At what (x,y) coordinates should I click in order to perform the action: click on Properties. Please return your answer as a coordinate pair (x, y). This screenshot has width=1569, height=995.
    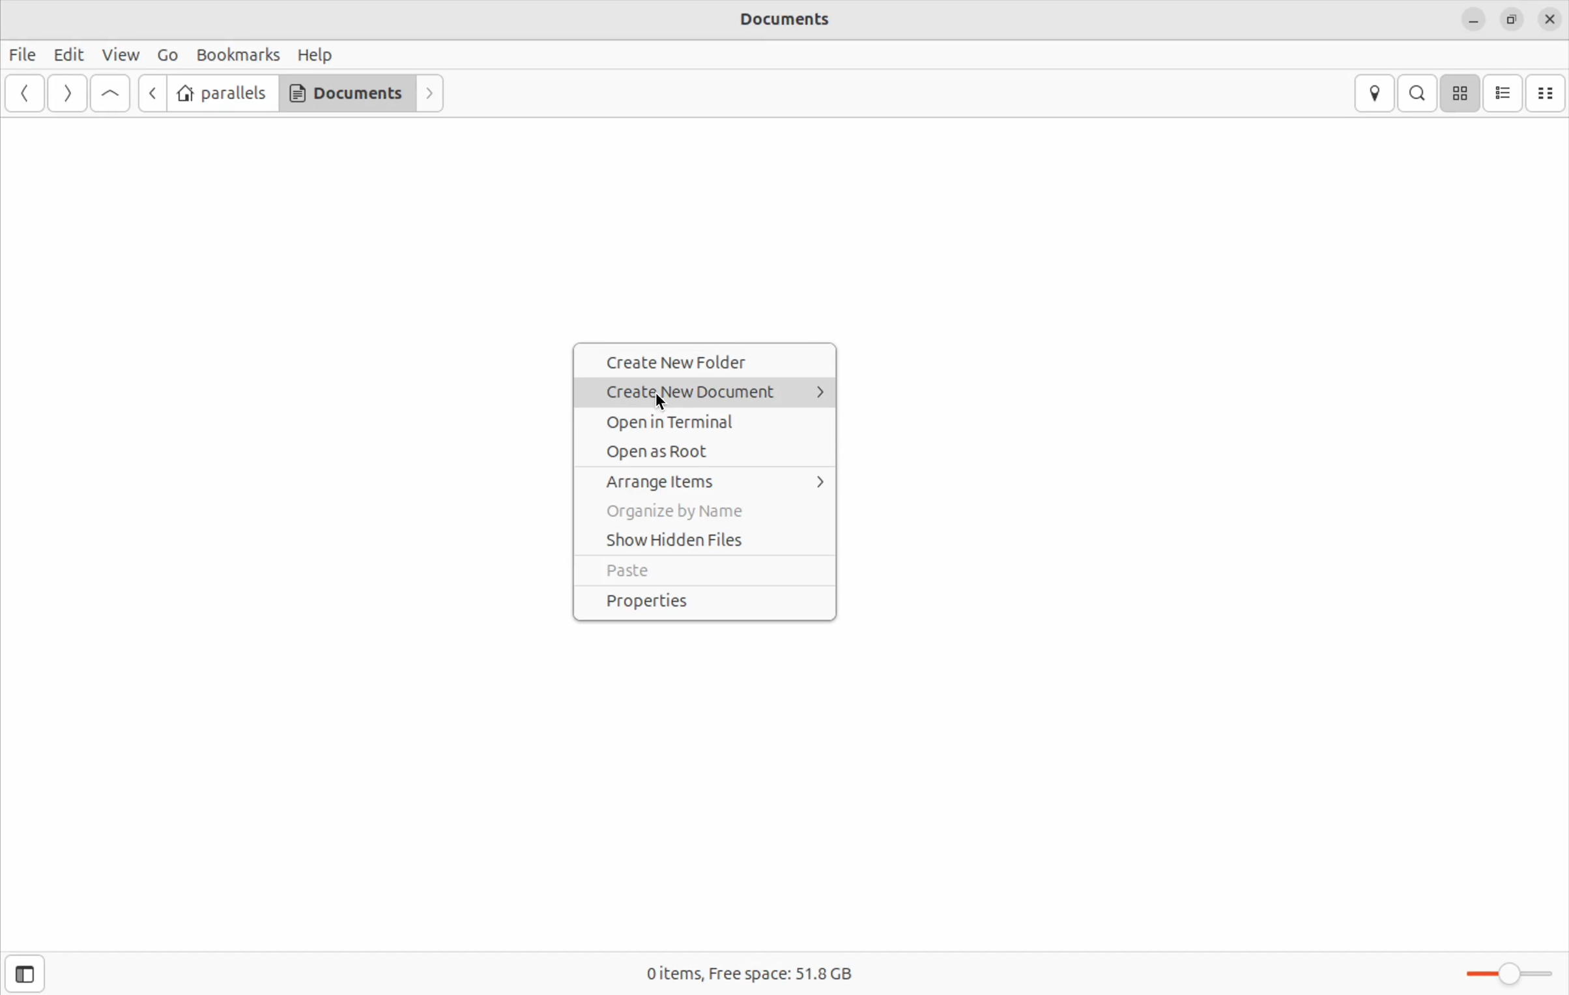
    Looking at the image, I should click on (704, 602).